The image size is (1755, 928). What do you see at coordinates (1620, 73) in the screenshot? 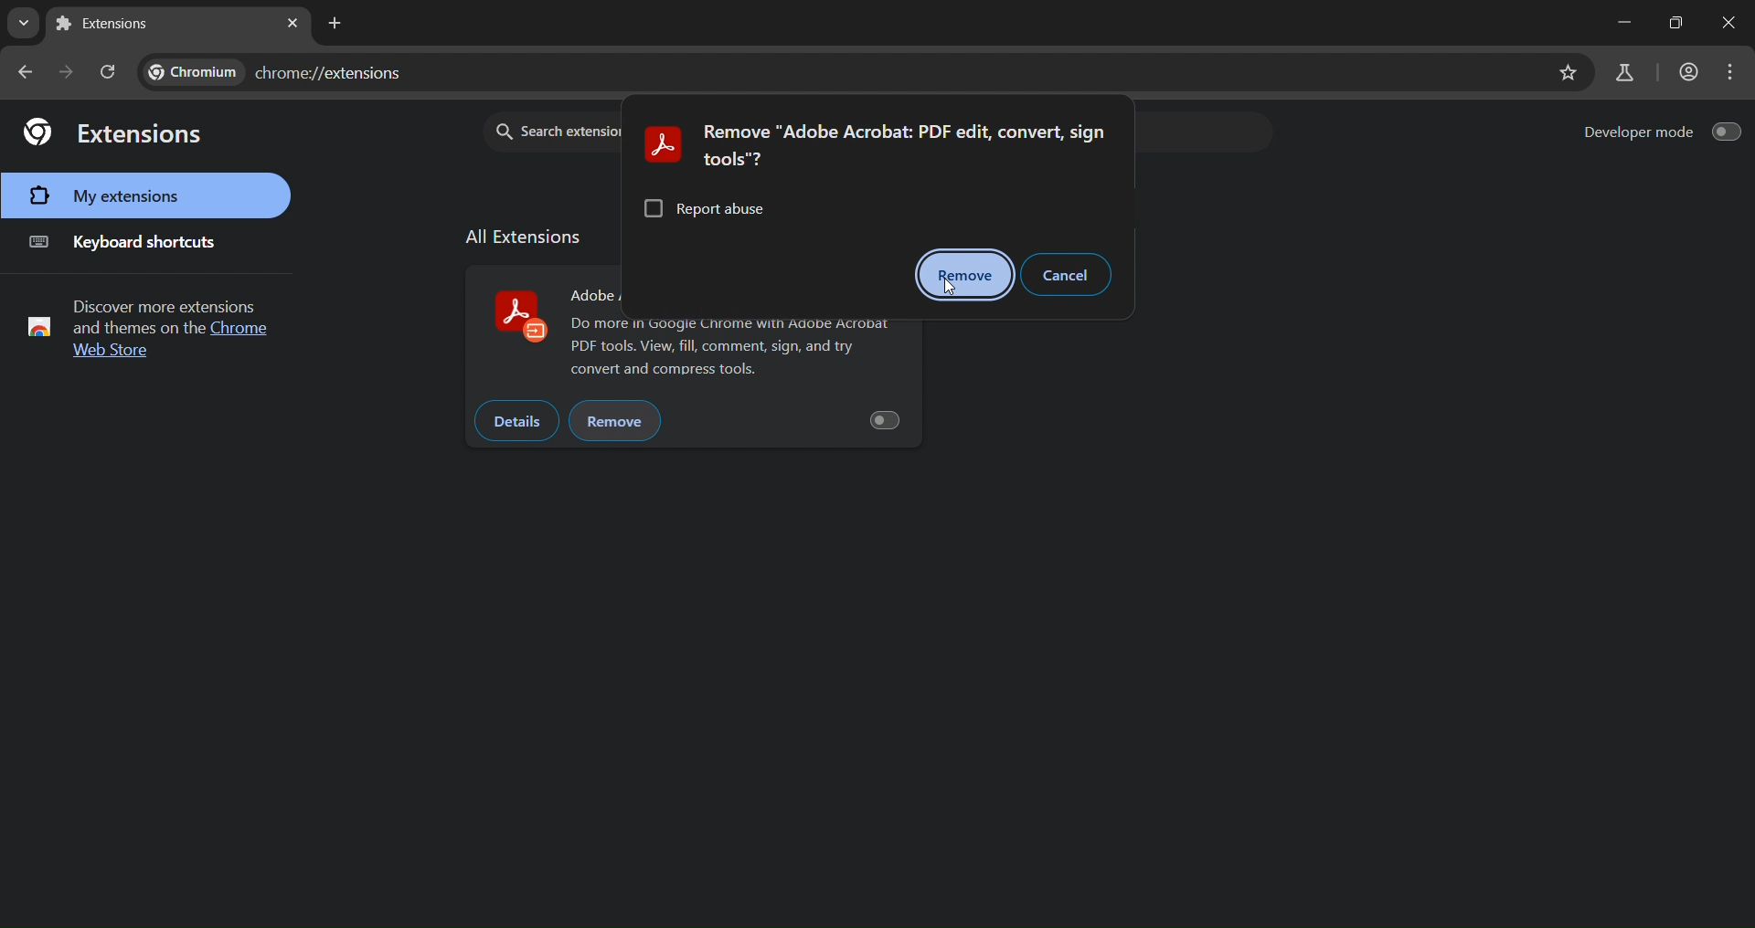
I see `search labs` at bounding box center [1620, 73].